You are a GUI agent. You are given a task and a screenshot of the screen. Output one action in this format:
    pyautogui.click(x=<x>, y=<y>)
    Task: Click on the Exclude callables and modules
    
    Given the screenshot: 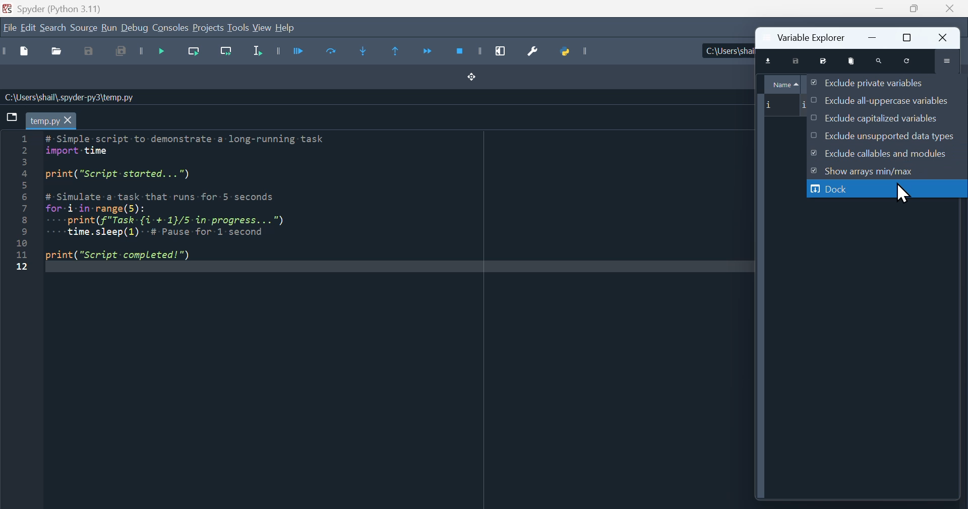 What is the action you would take?
    pyautogui.click(x=886, y=155)
    